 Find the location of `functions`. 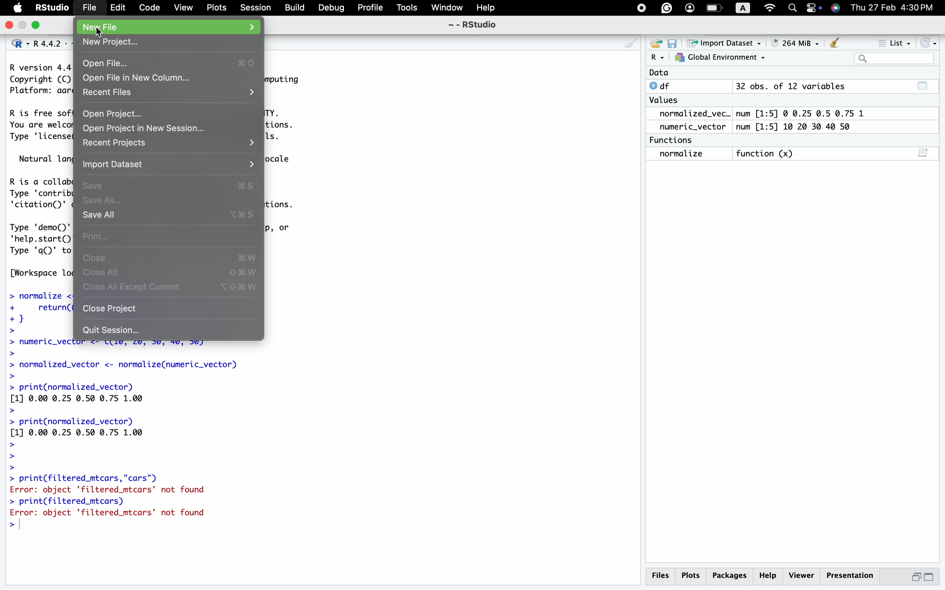

functions is located at coordinates (674, 140).